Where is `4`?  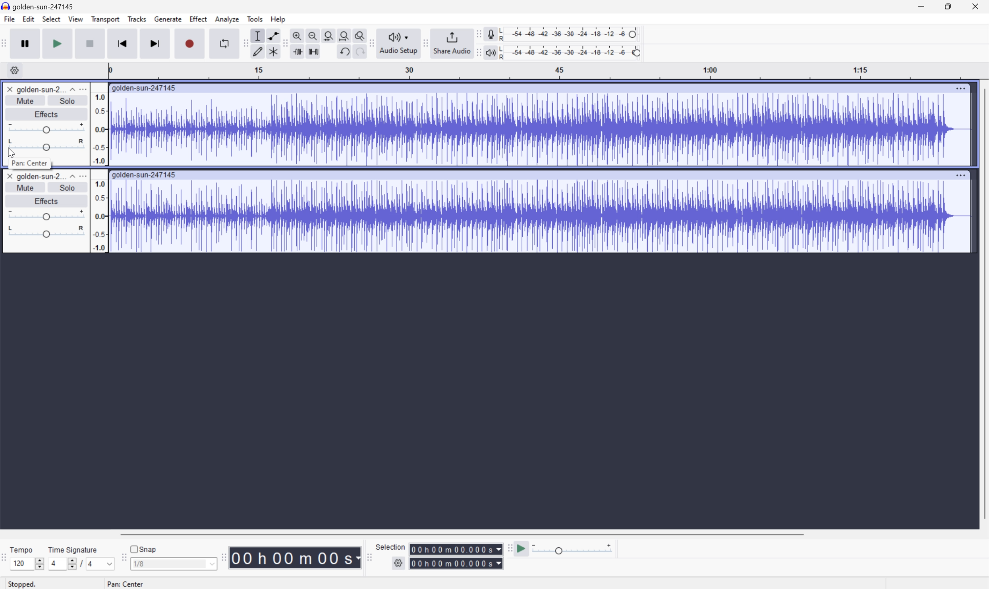 4 is located at coordinates (54, 562).